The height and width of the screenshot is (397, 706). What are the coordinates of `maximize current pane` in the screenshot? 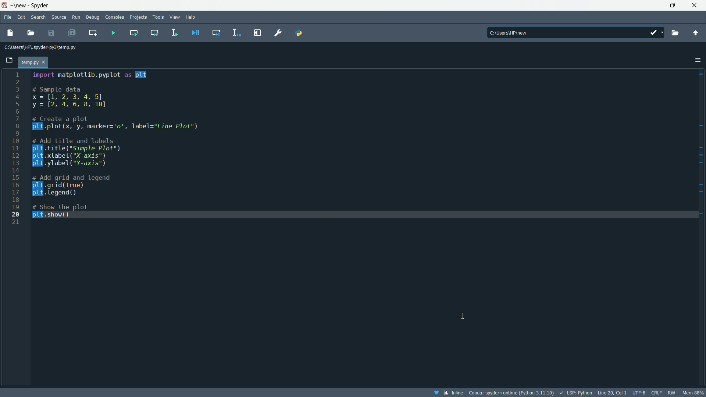 It's located at (258, 33).